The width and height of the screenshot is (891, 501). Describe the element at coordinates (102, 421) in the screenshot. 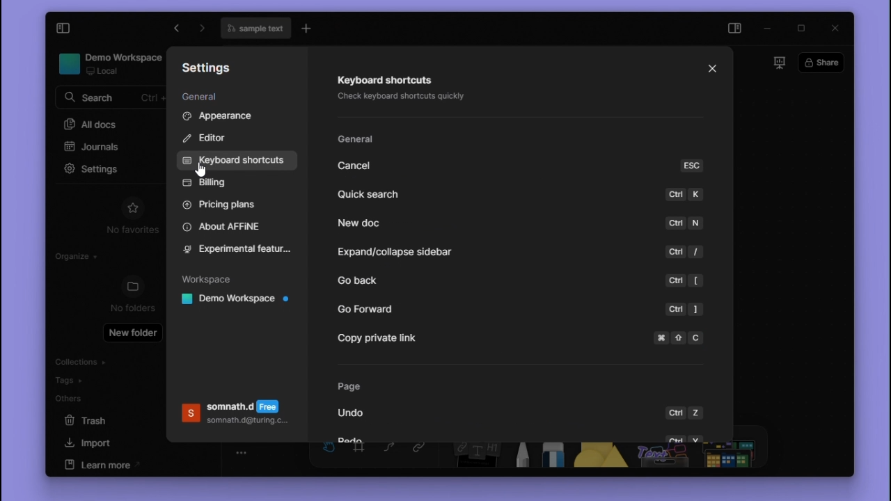

I see `` at that location.